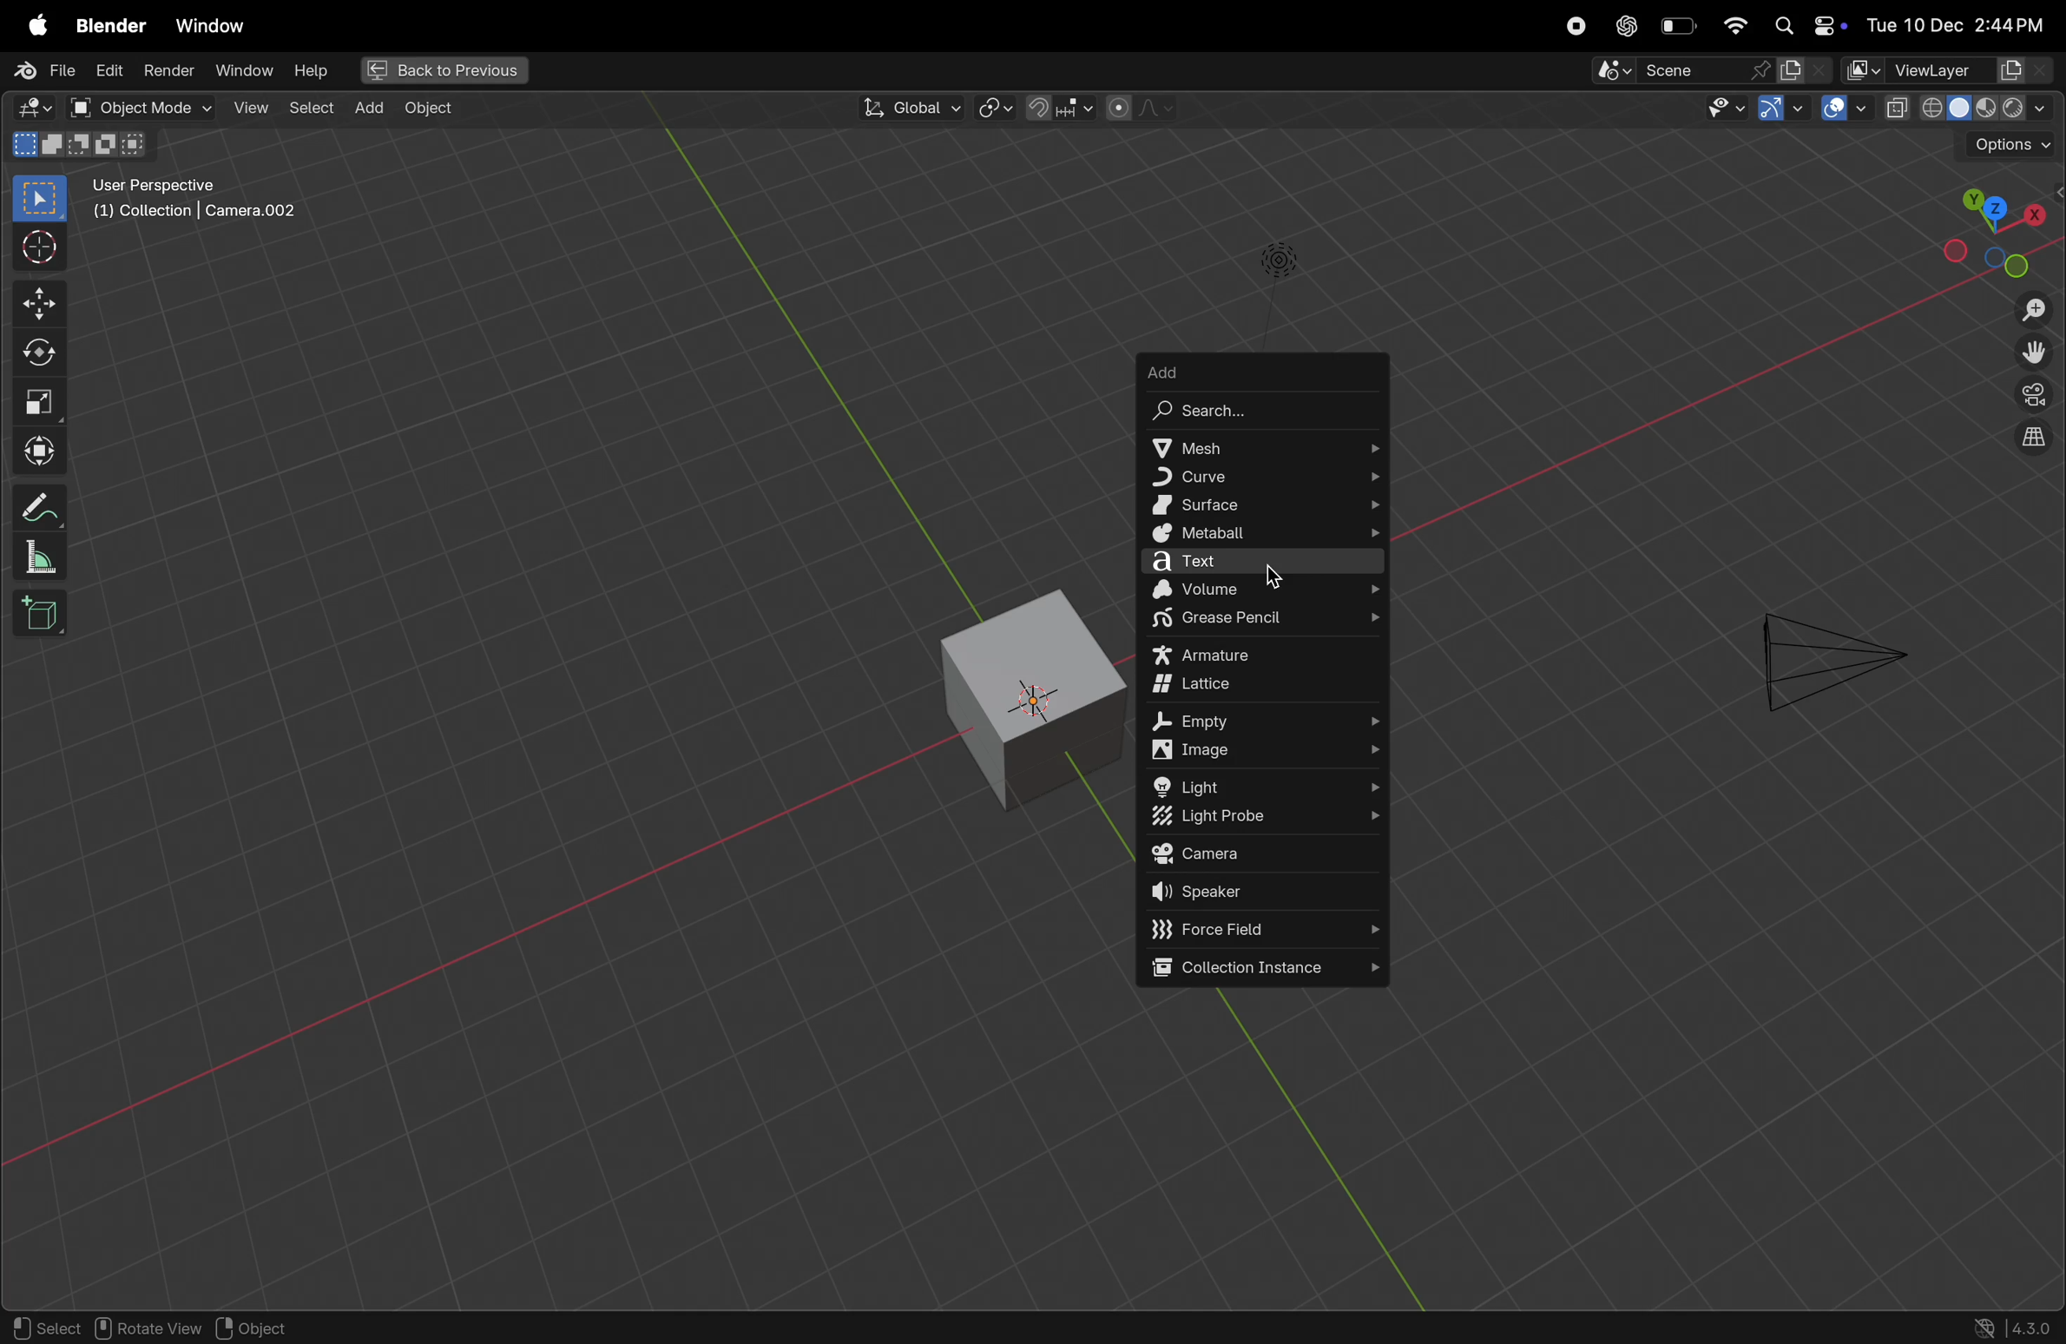 The image size is (2066, 1344). What do you see at coordinates (34, 508) in the screenshot?
I see `pencil` at bounding box center [34, 508].